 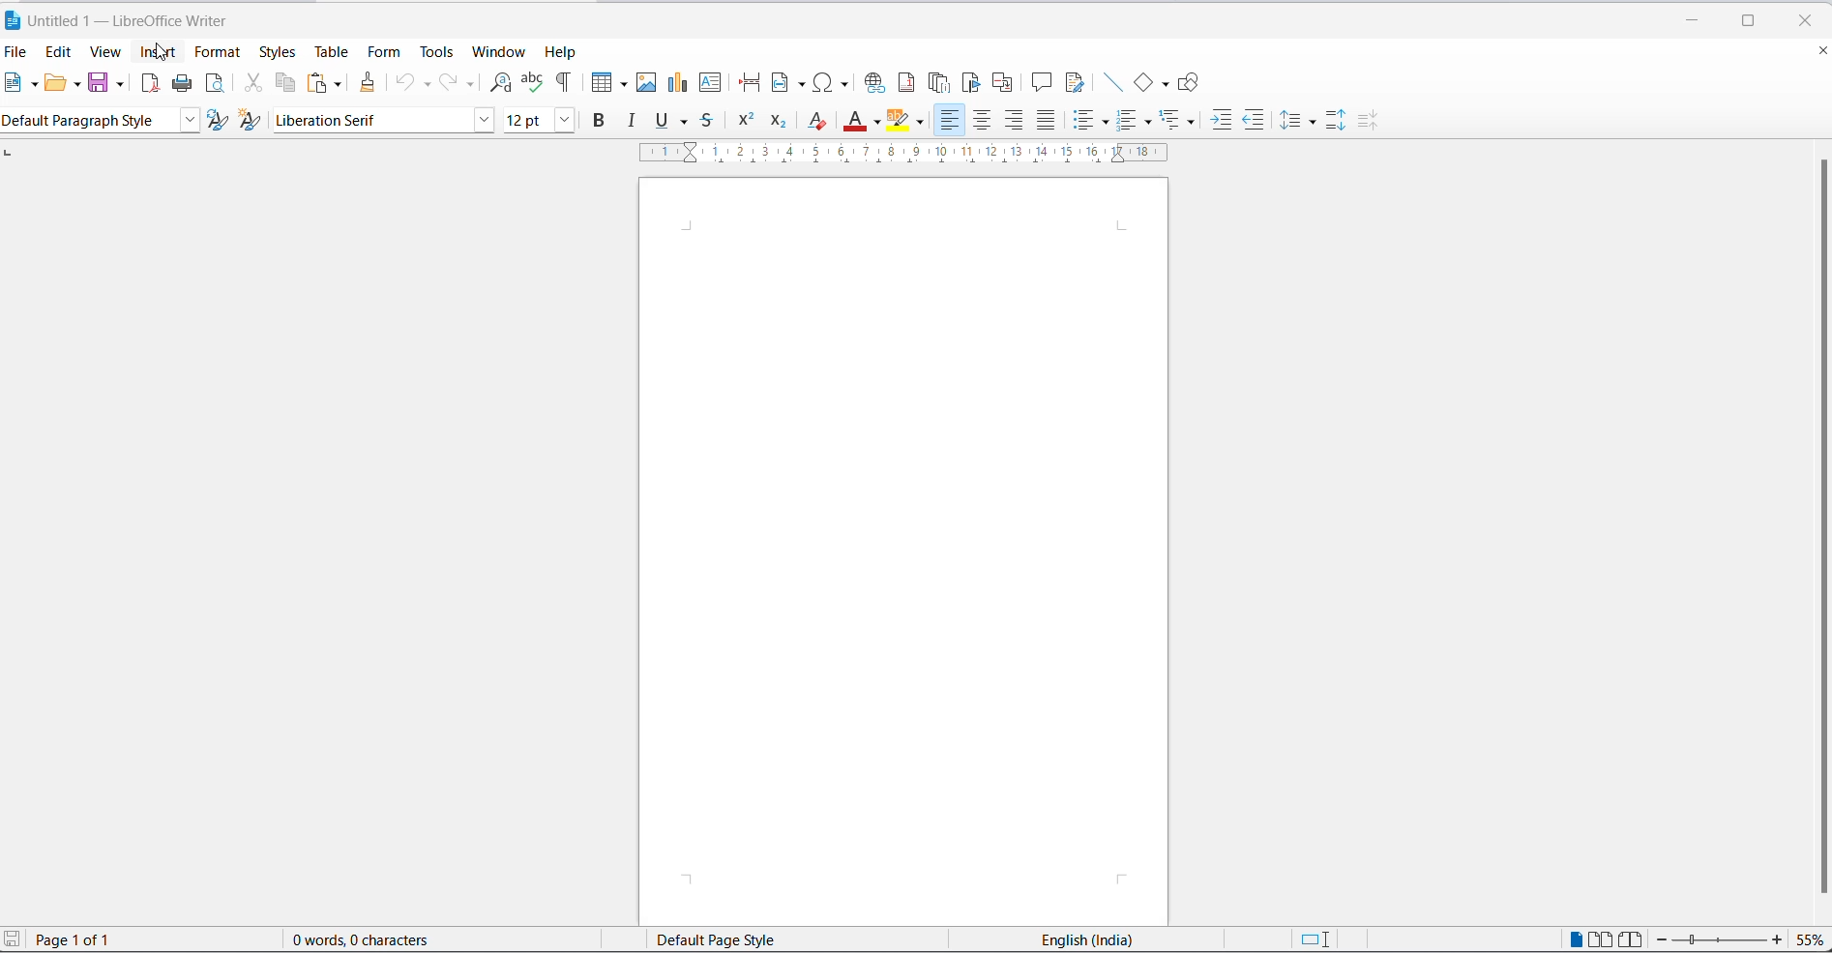 What do you see at coordinates (164, 53) in the screenshot?
I see `cursor` at bounding box center [164, 53].